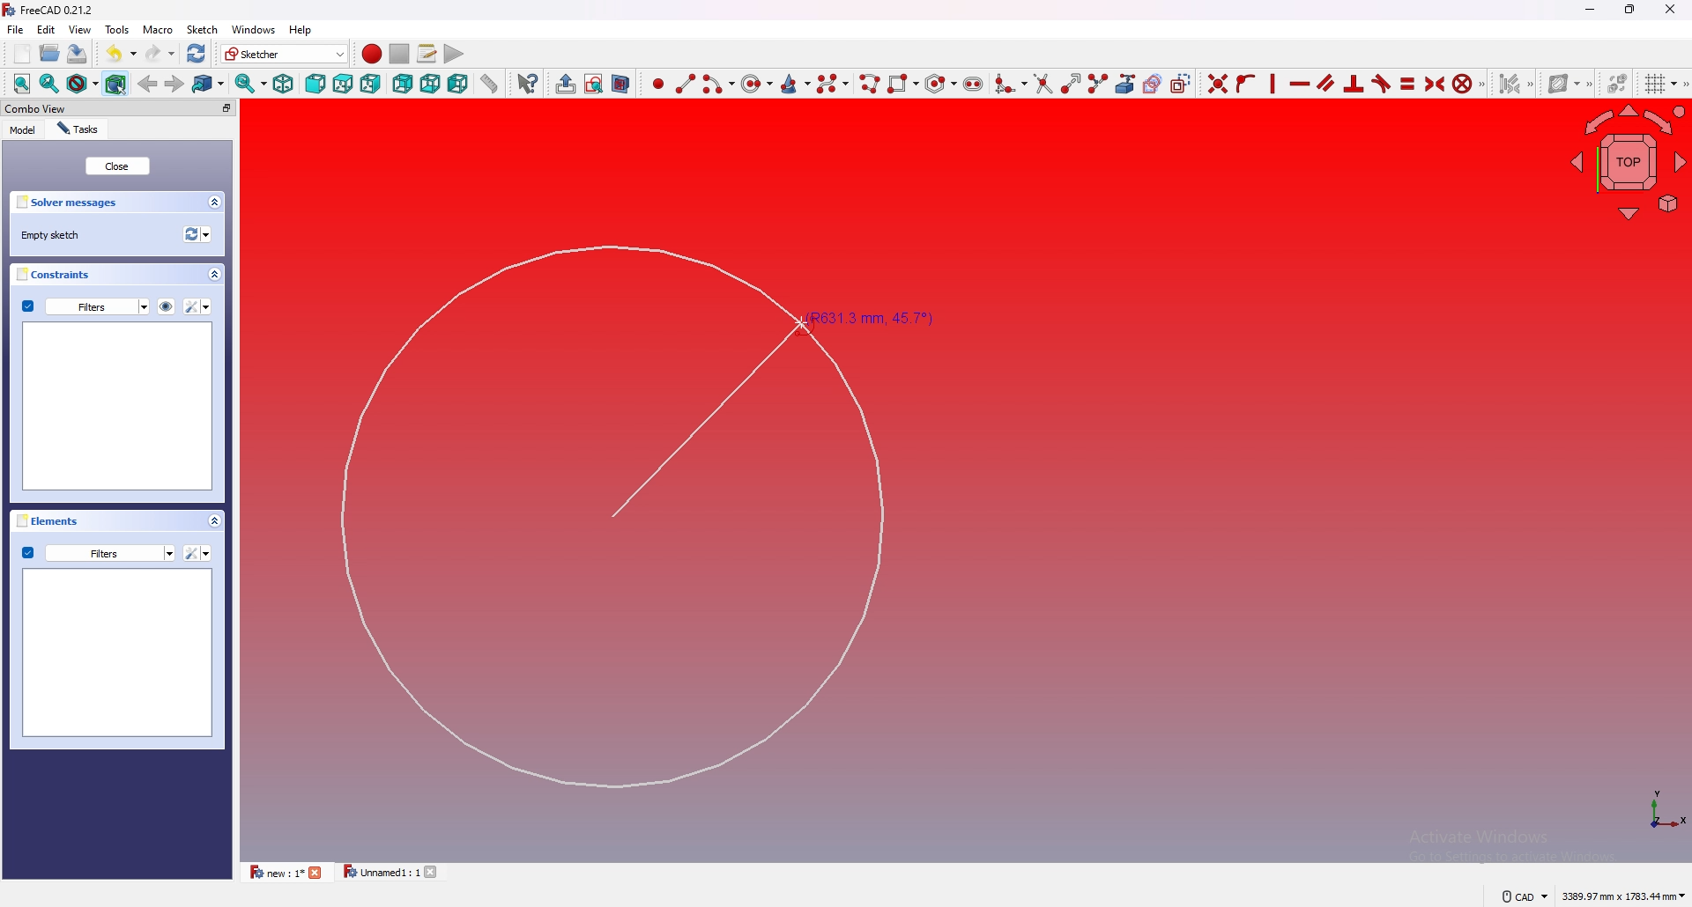  I want to click on minimize, so click(1590, 10).